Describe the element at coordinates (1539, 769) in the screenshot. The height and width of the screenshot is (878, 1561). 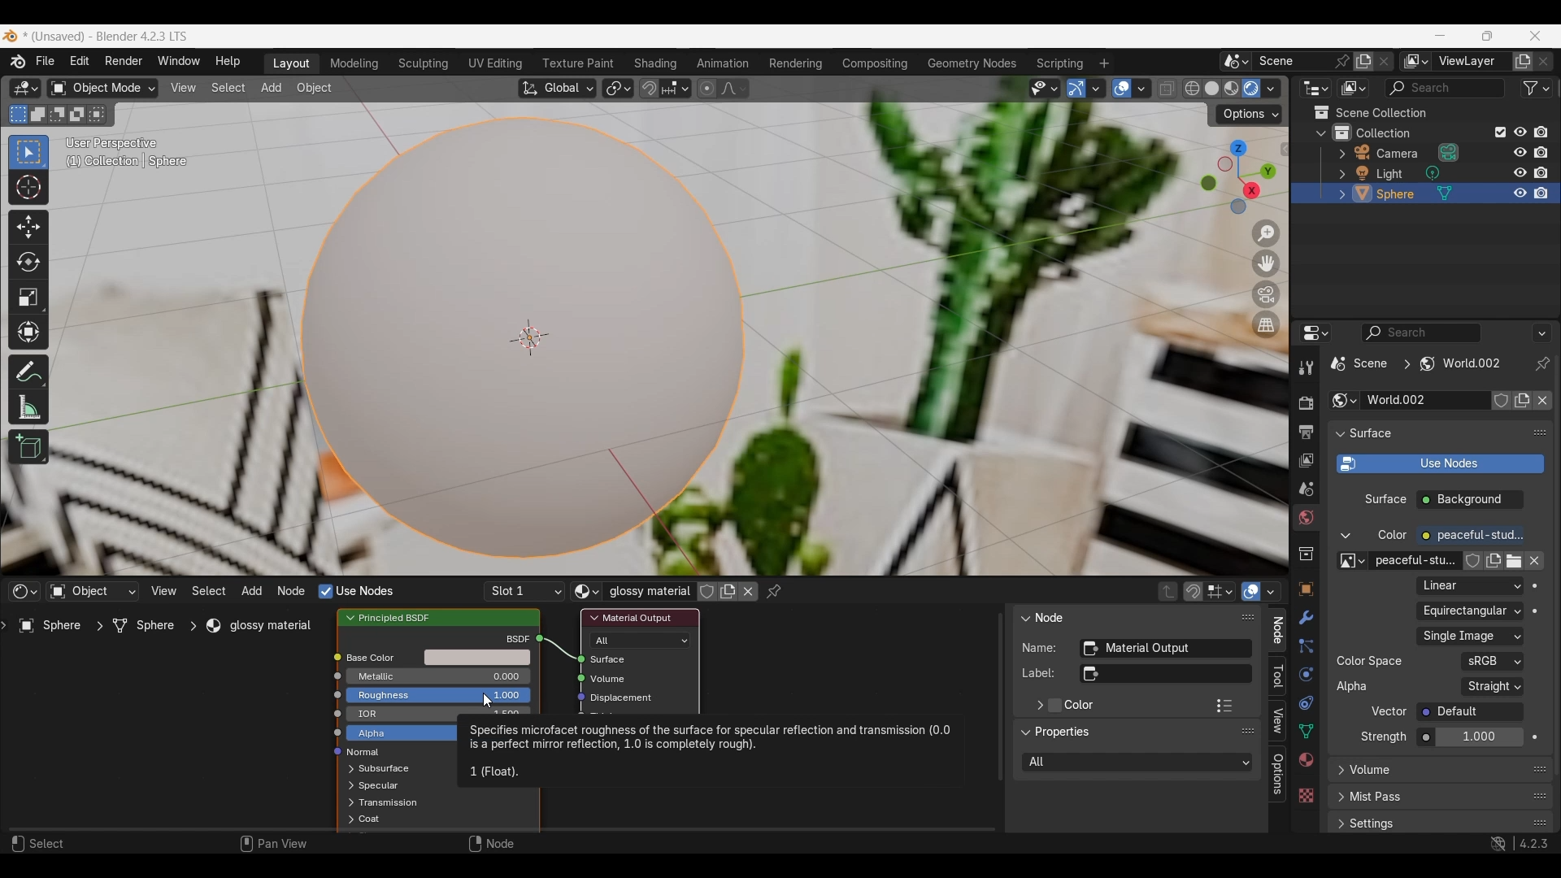
I see `Float volume` at that location.